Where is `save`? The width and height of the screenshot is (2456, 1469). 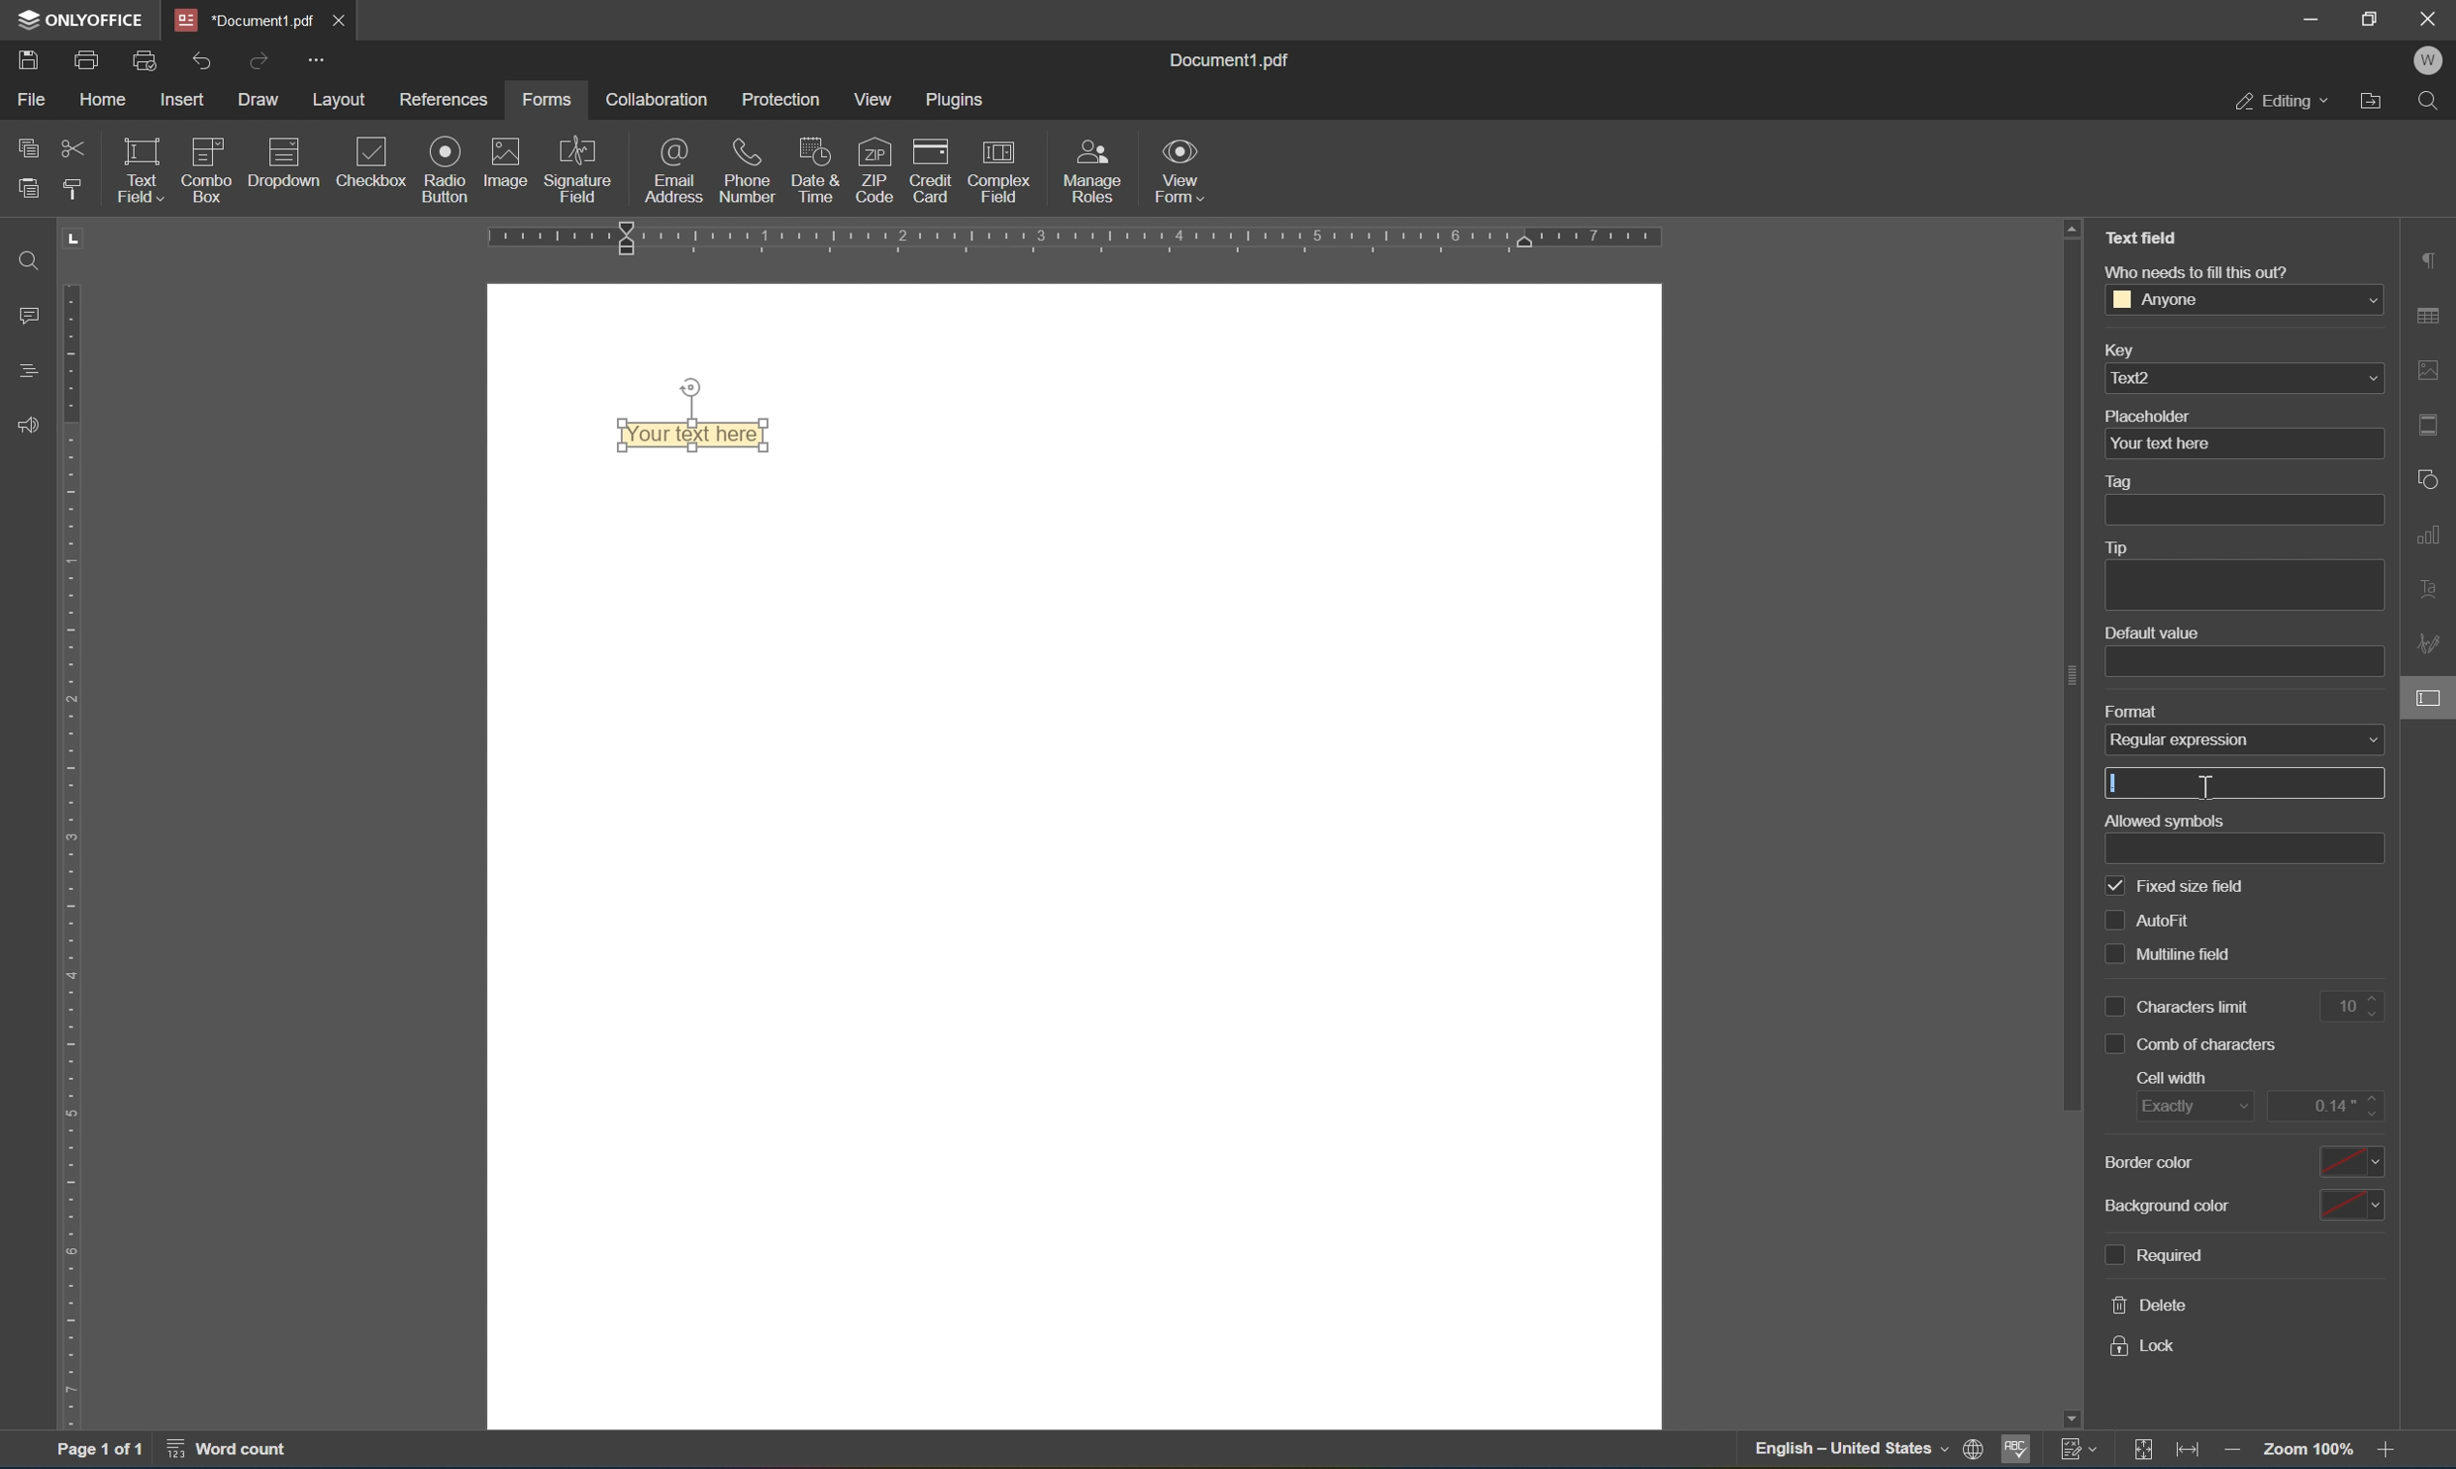 save is located at coordinates (30, 62).